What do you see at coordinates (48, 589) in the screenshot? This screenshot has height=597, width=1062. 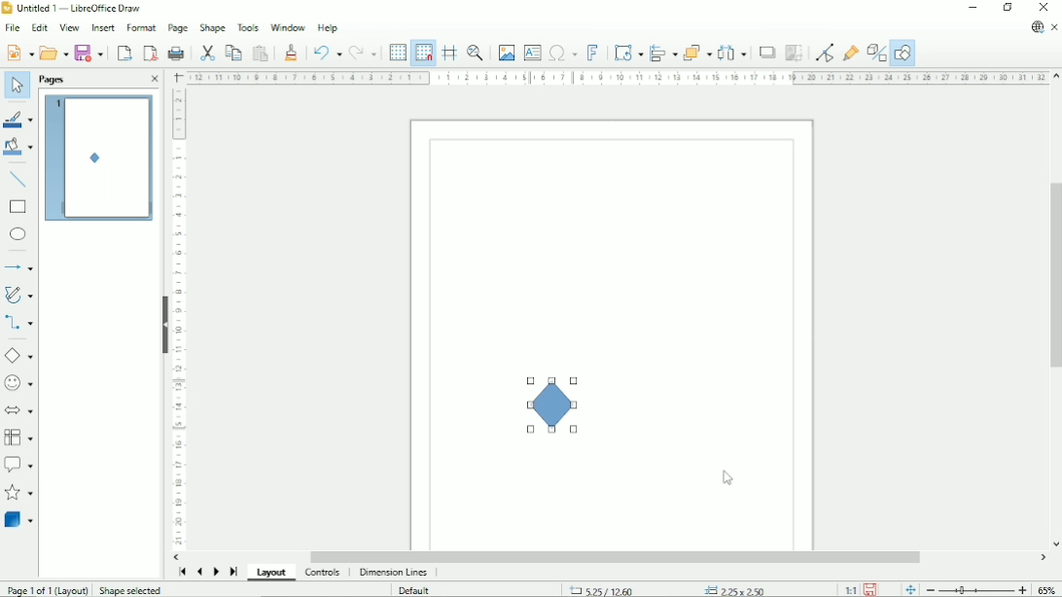 I see `Page 1 of 1 (Layout)` at bounding box center [48, 589].